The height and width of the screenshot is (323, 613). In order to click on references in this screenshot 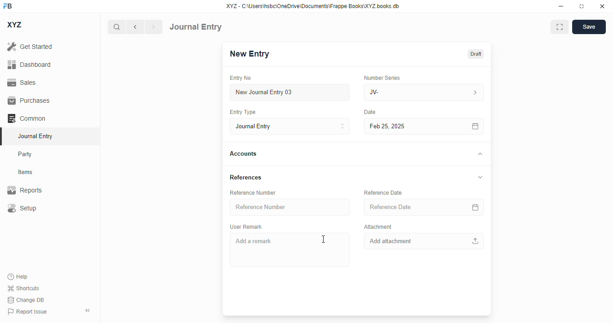, I will do `click(246, 177)`.